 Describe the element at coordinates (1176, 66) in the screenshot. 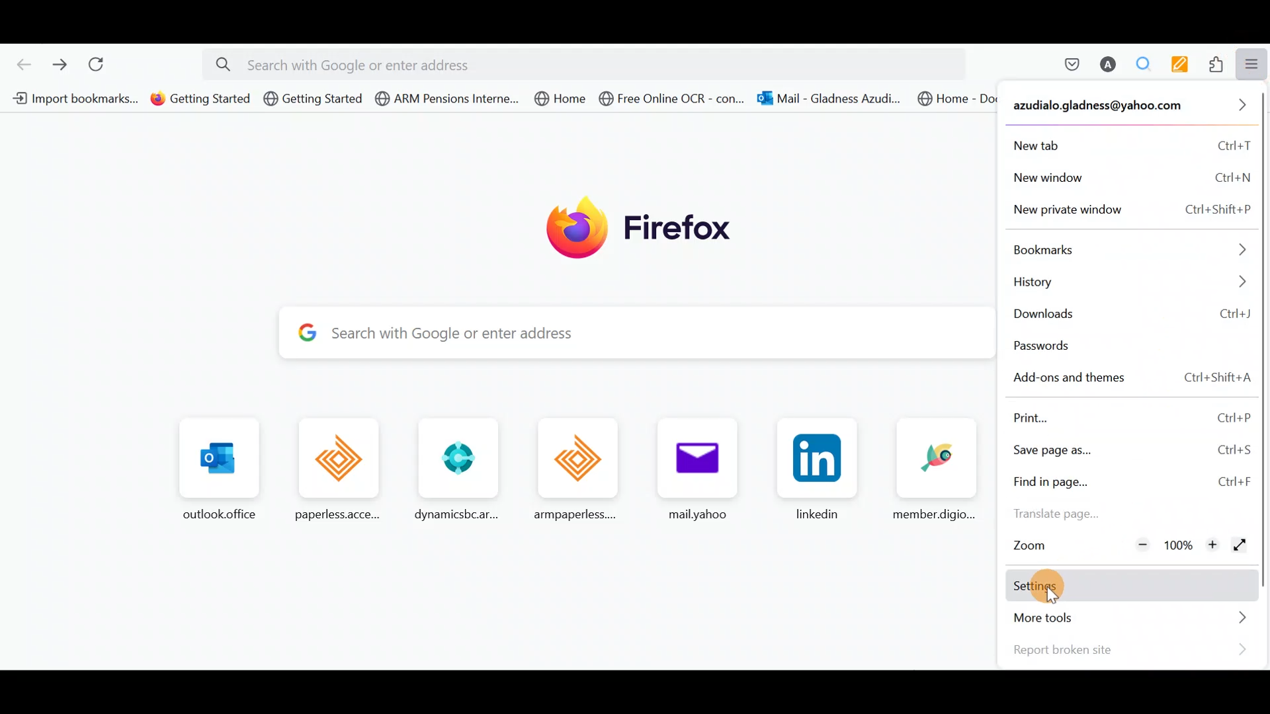

I see `Multi keywords highlighter` at that location.